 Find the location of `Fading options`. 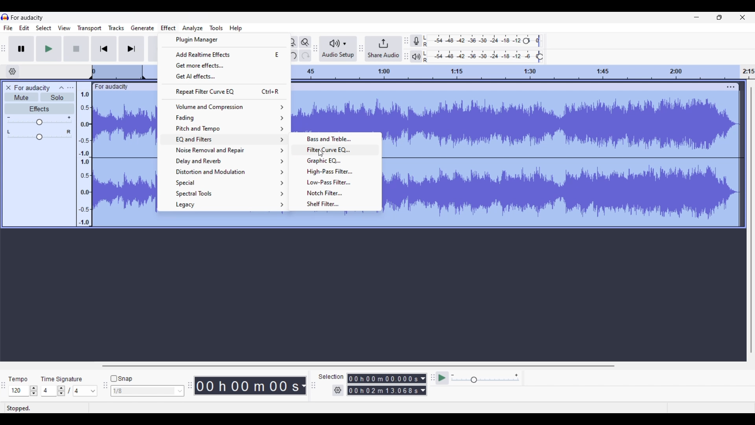

Fading options is located at coordinates (224, 118).